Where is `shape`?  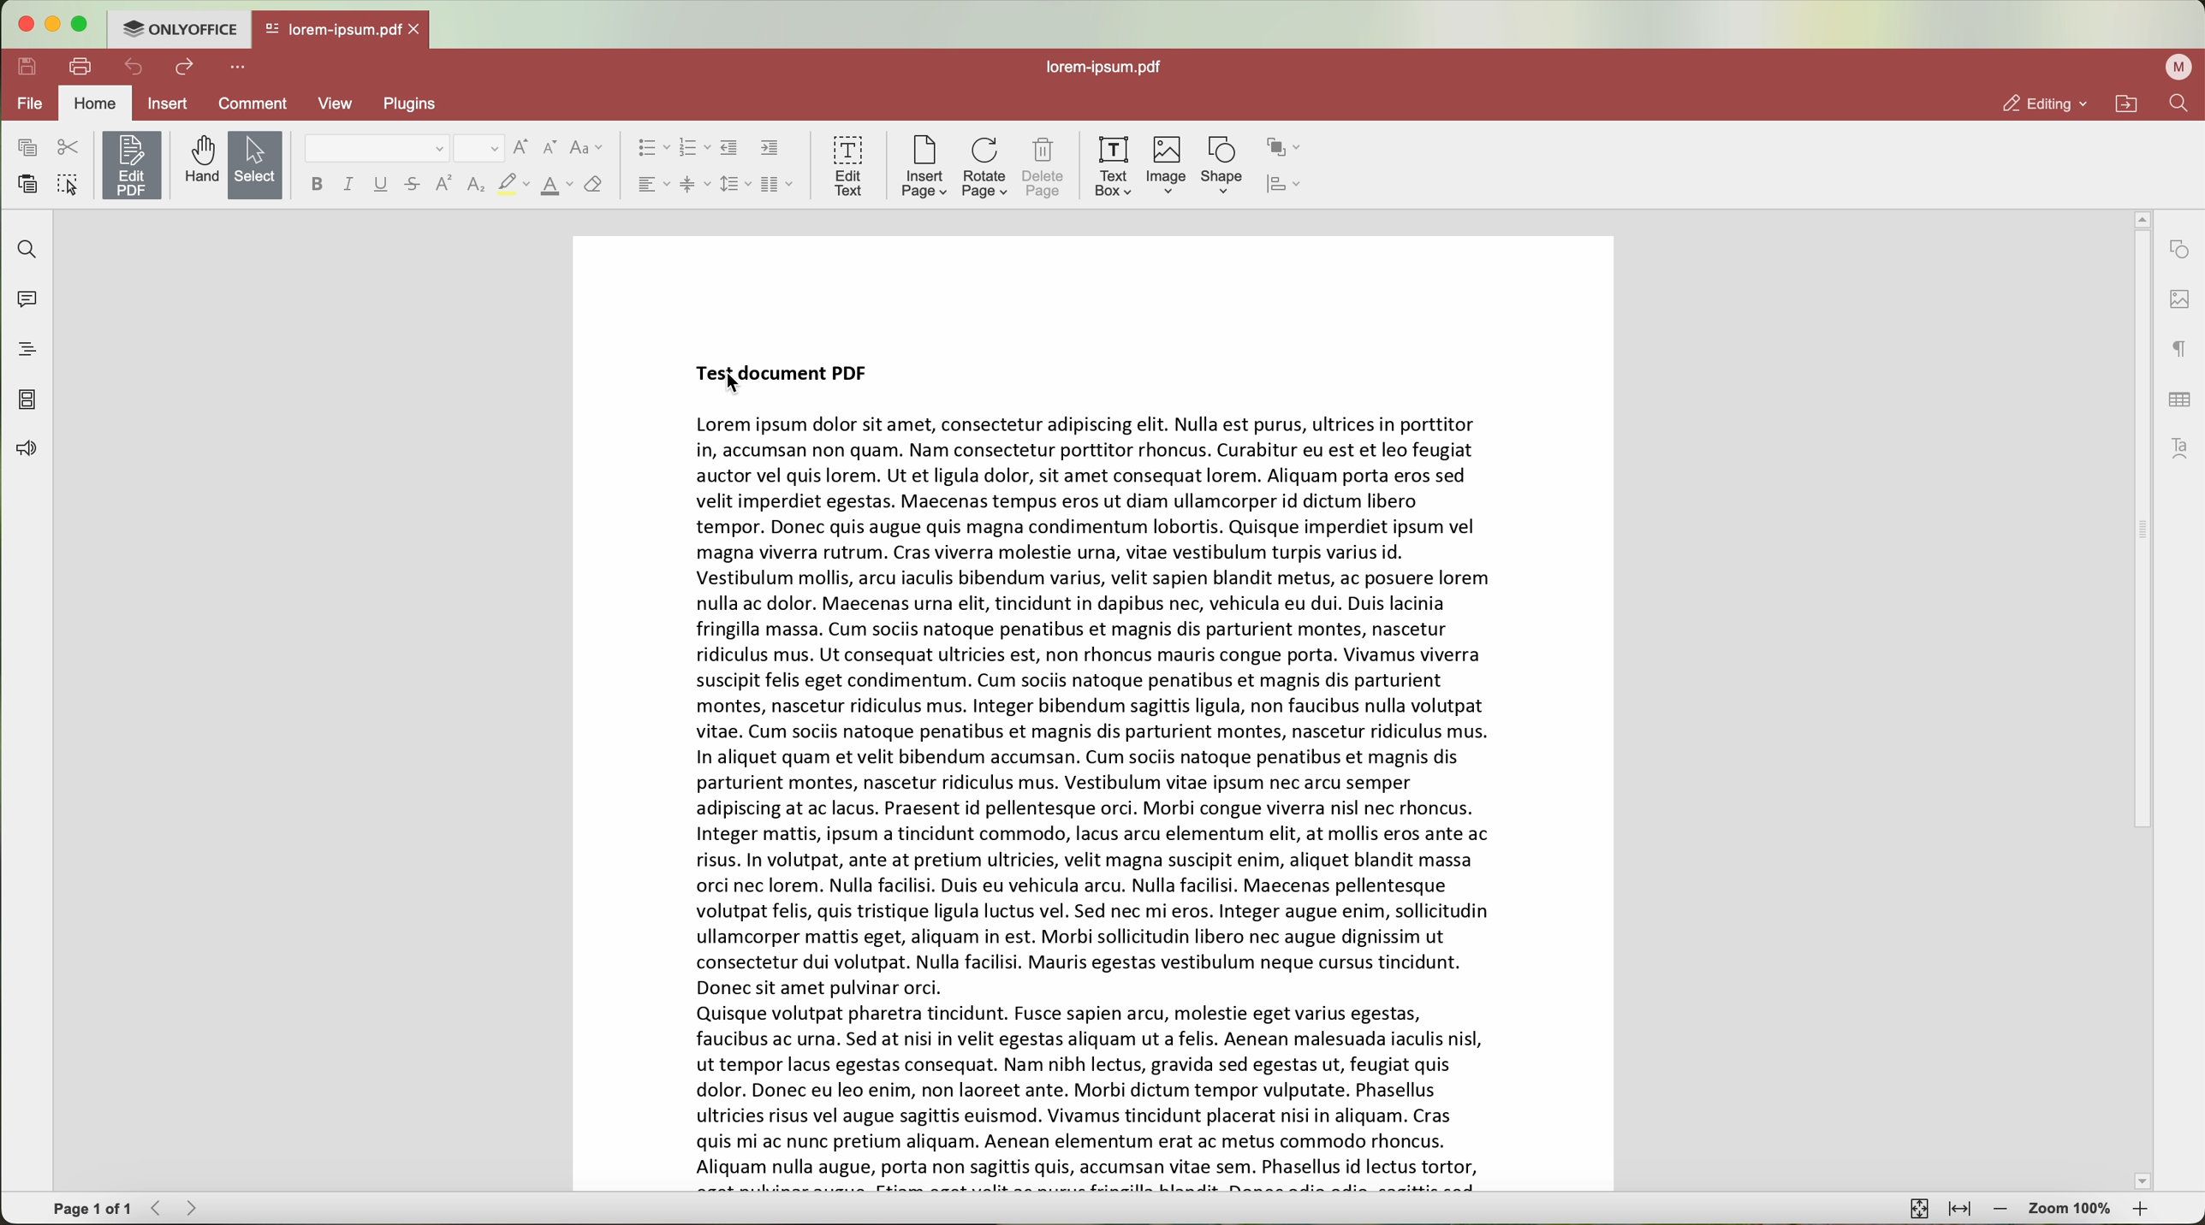
shape is located at coordinates (1222, 168).